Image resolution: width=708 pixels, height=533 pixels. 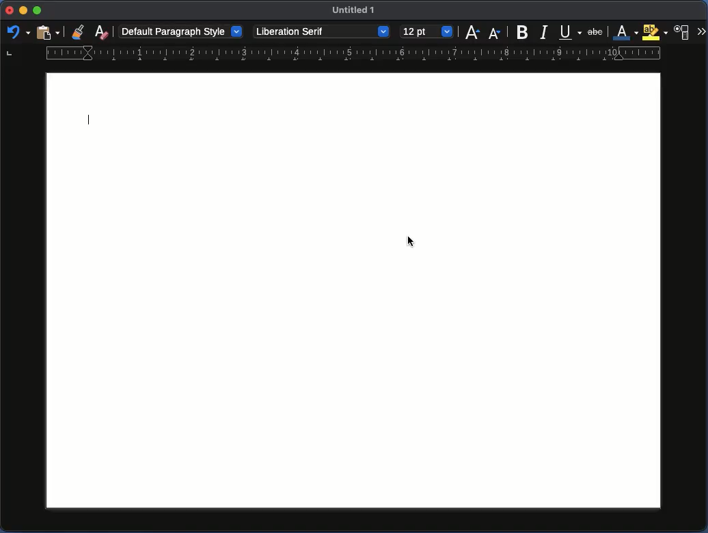 I want to click on Font style, so click(x=321, y=32).